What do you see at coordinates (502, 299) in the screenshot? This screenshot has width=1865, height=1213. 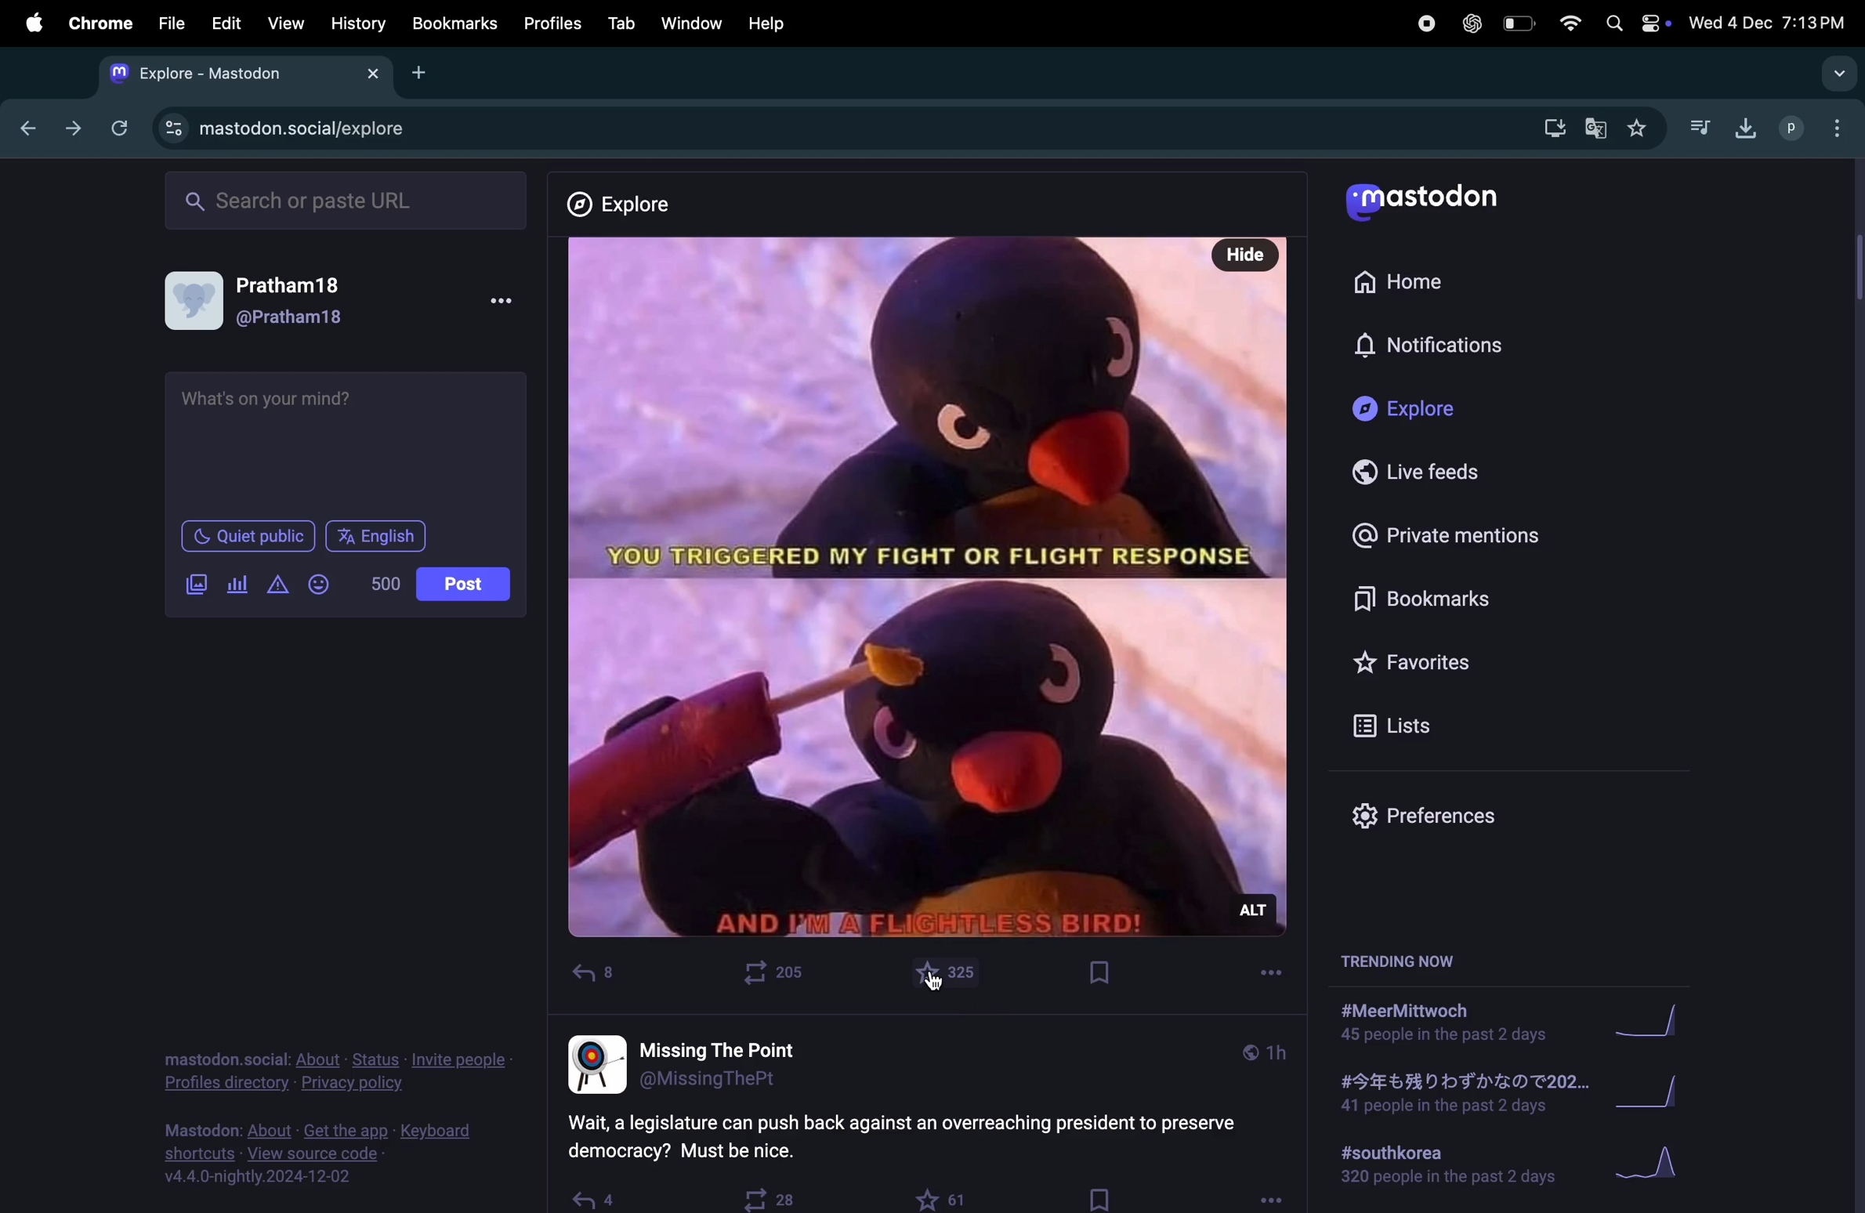 I see `more` at bounding box center [502, 299].